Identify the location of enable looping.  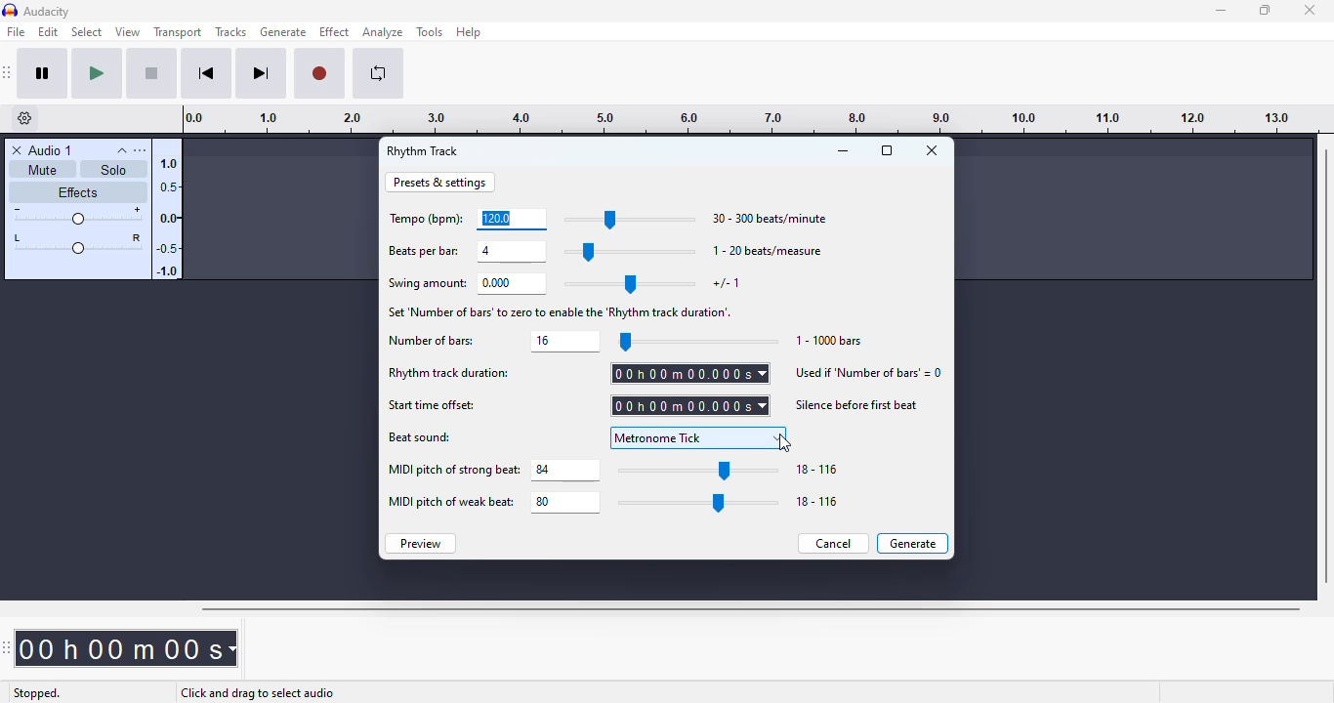
(379, 73).